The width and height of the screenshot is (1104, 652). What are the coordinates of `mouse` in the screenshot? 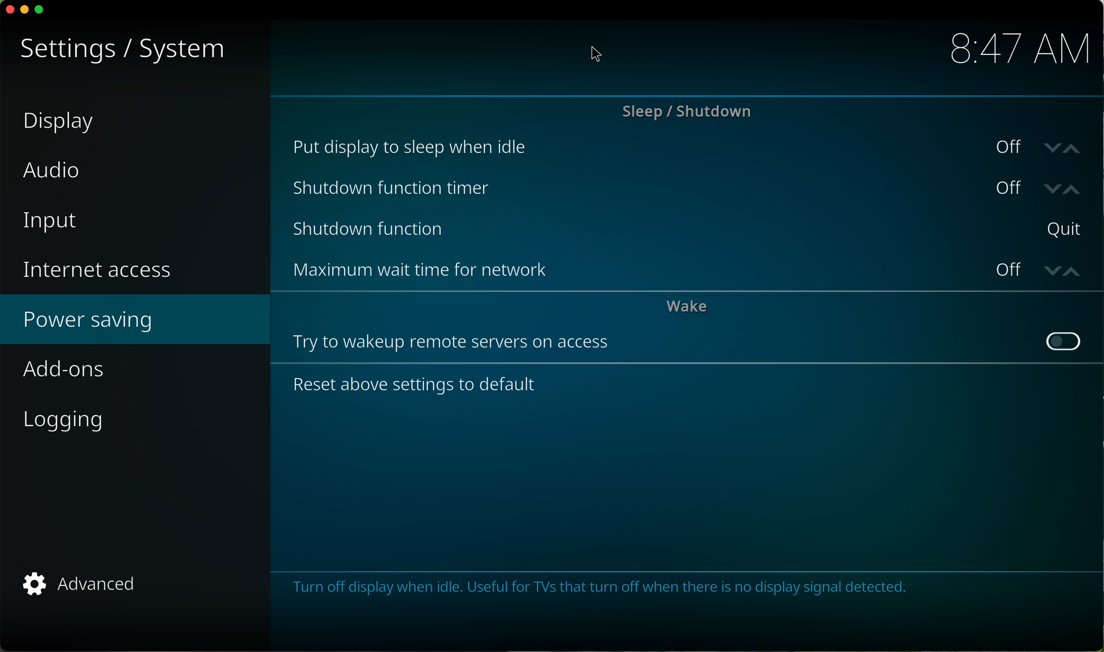 It's located at (599, 53).